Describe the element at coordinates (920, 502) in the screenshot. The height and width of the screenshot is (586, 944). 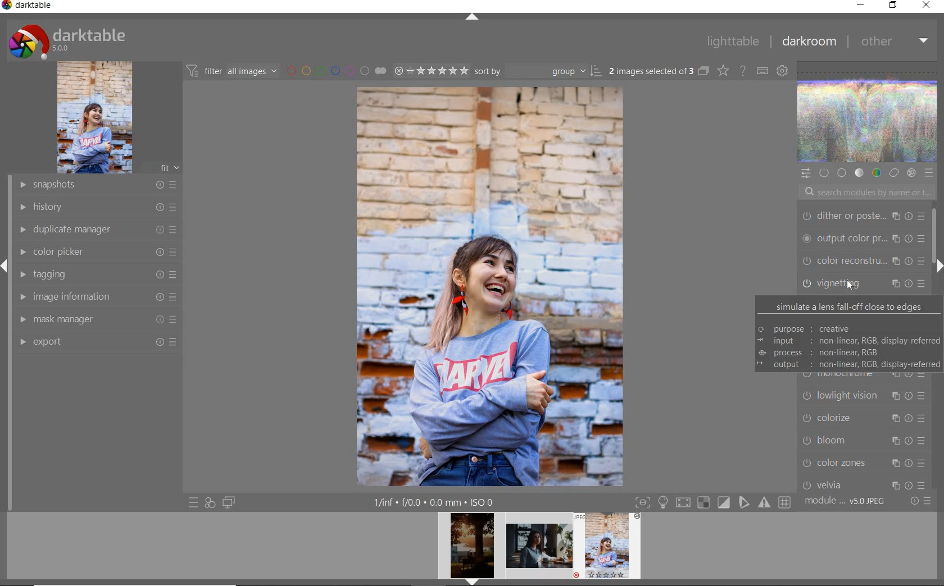
I see `reset or preset preference` at that location.